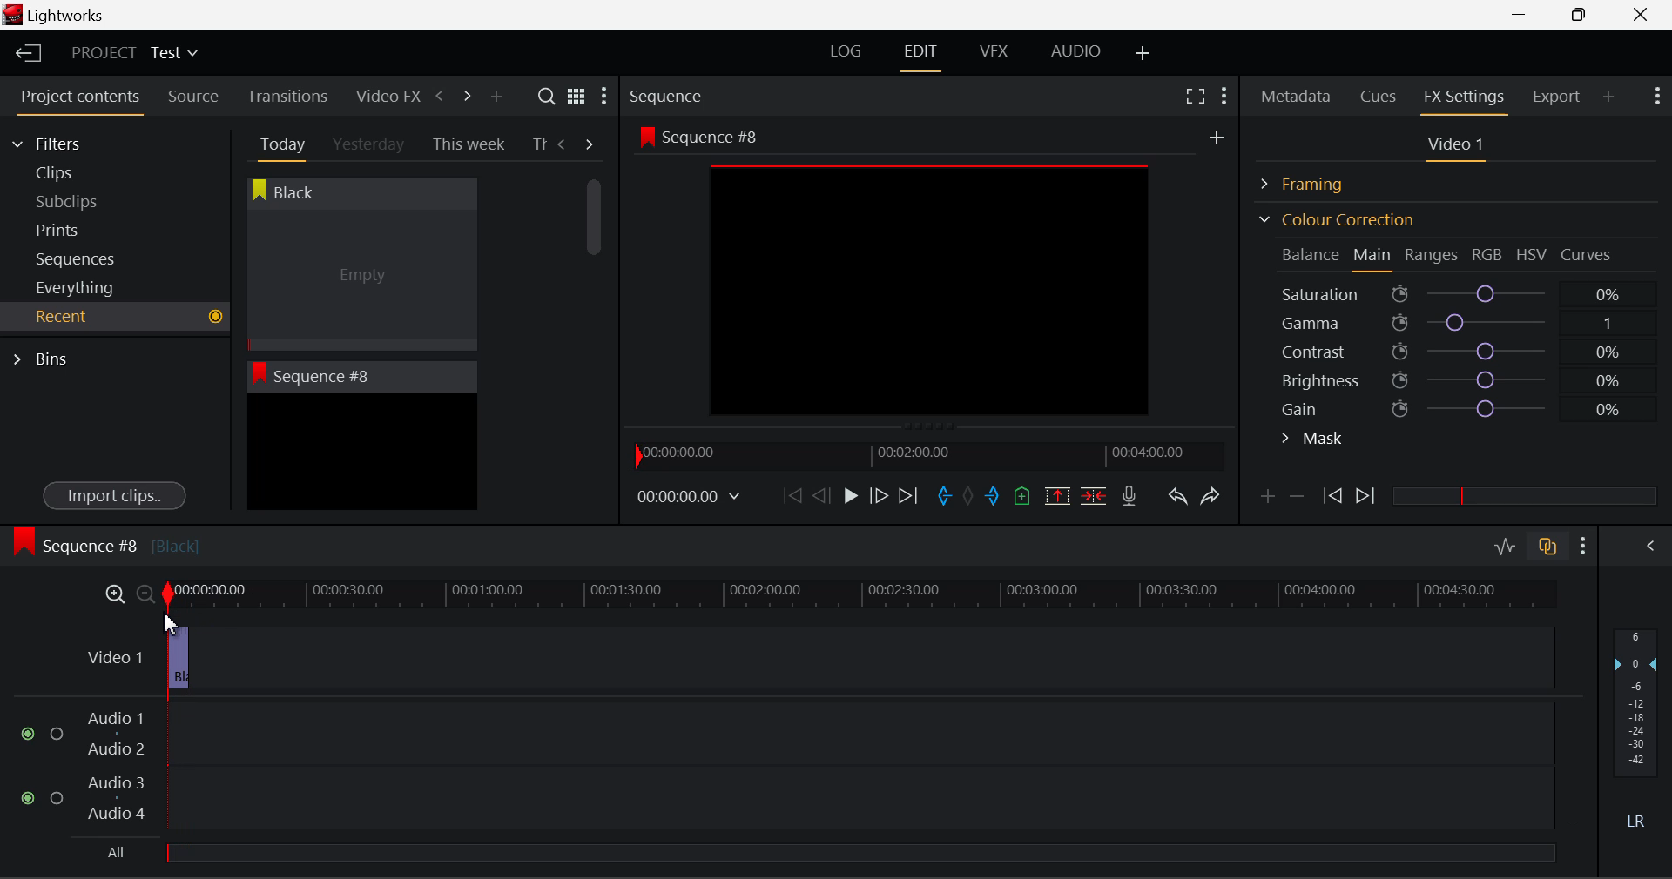 Image resolution: width=1672 pixels, height=879 pixels. What do you see at coordinates (287, 96) in the screenshot?
I see `Transitions` at bounding box center [287, 96].